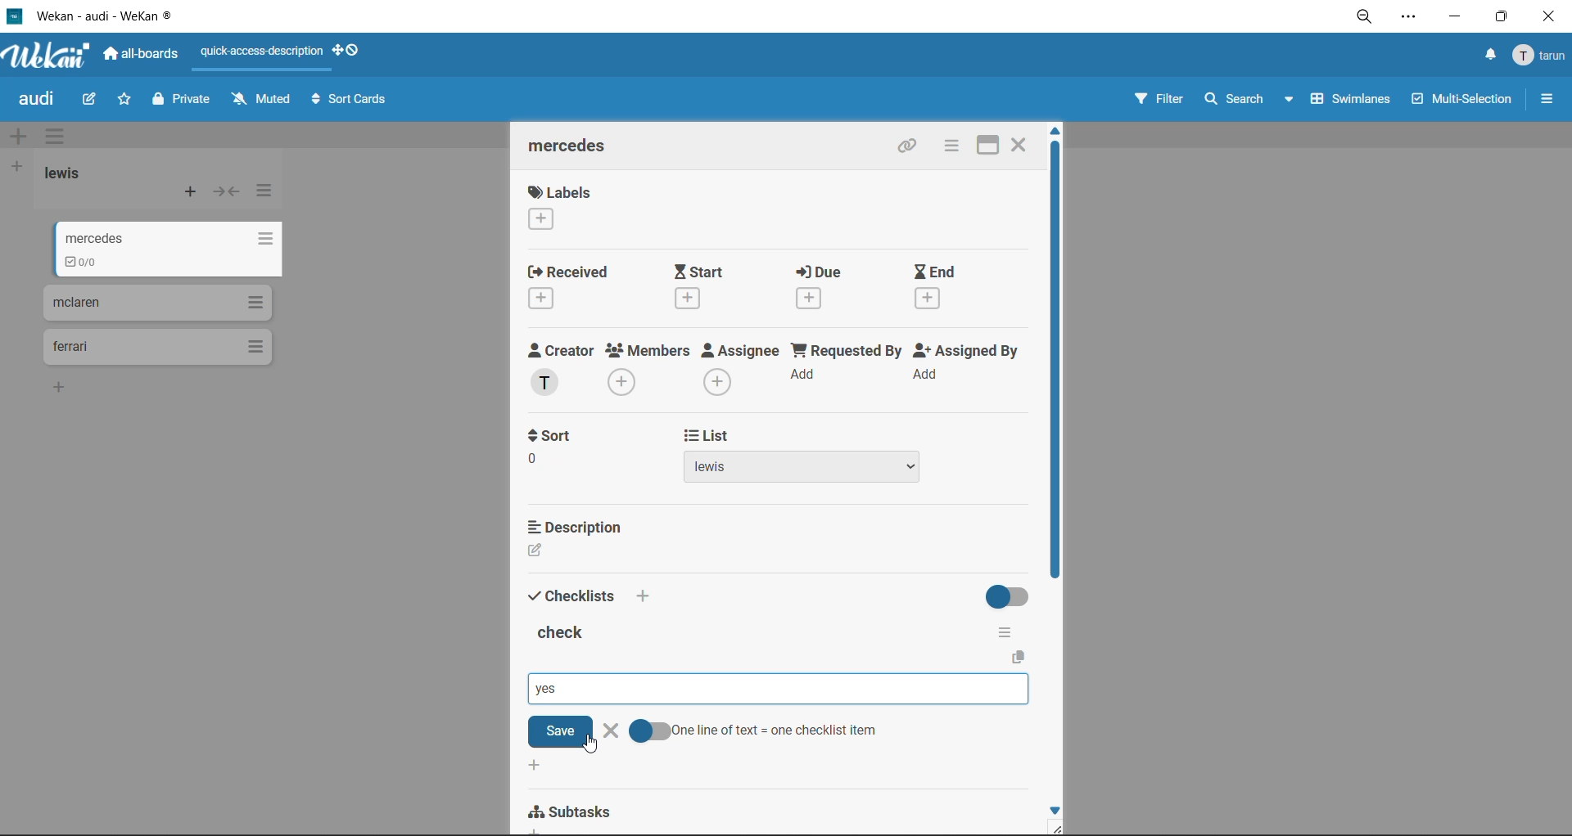 The height and width of the screenshot is (836, 1572). Describe the element at coordinates (129, 19) in the screenshot. I see `app titlew` at that location.